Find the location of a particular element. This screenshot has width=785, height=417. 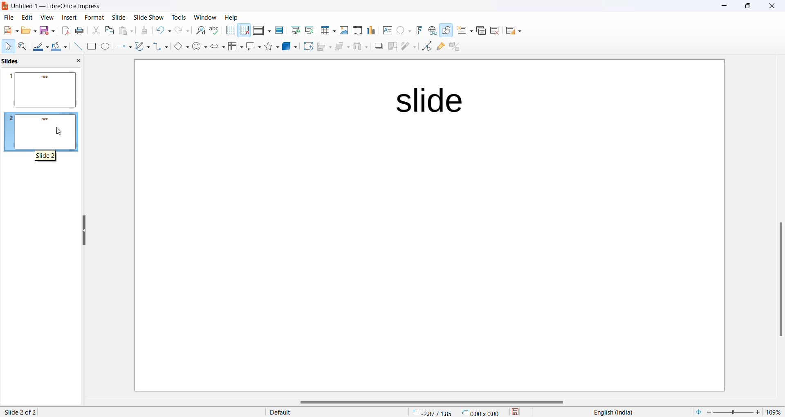

Insert audio and video is located at coordinates (356, 30).